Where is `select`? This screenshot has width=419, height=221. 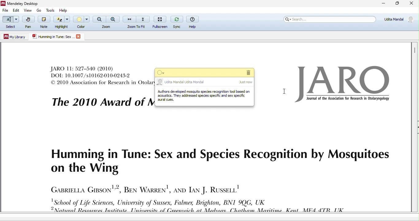 select is located at coordinates (11, 22).